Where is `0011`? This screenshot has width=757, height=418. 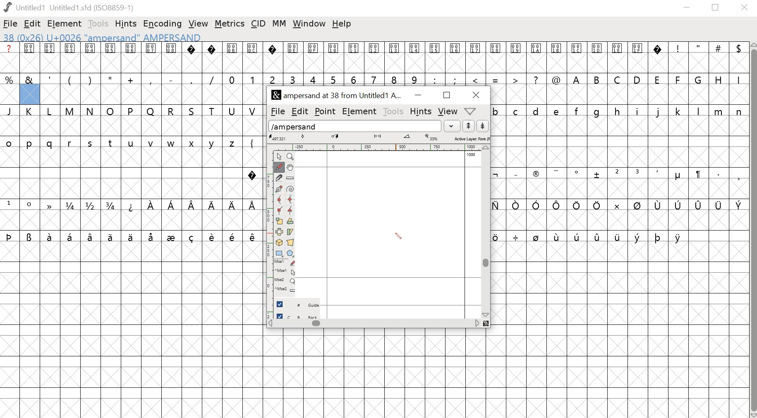 0011 is located at coordinates (356, 57).